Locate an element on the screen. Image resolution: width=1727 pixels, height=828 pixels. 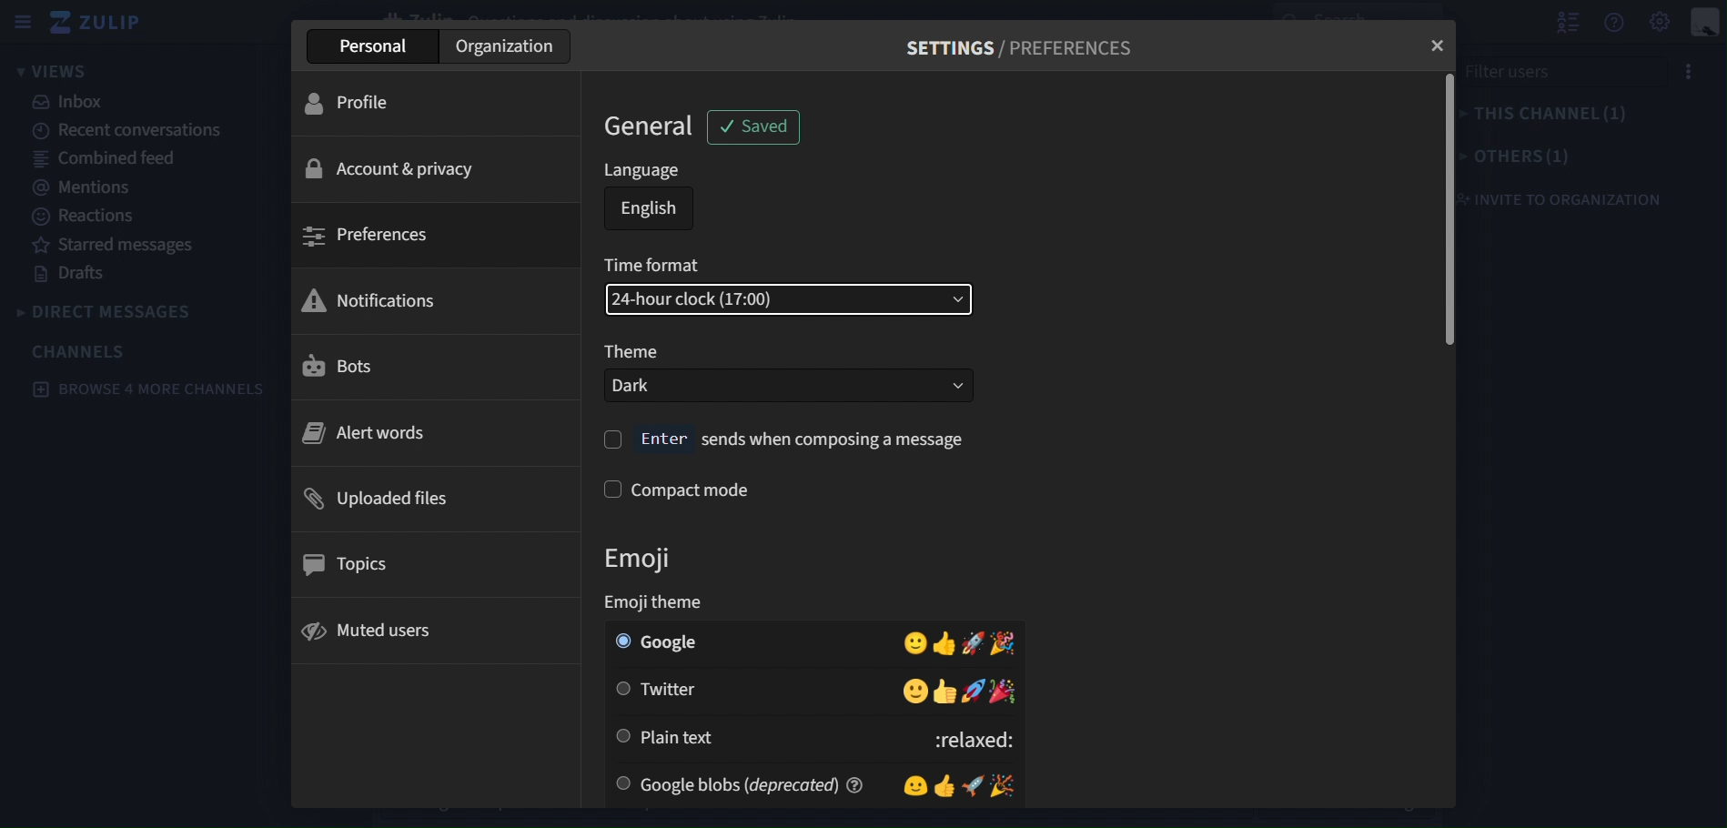
get help is located at coordinates (1618, 22).